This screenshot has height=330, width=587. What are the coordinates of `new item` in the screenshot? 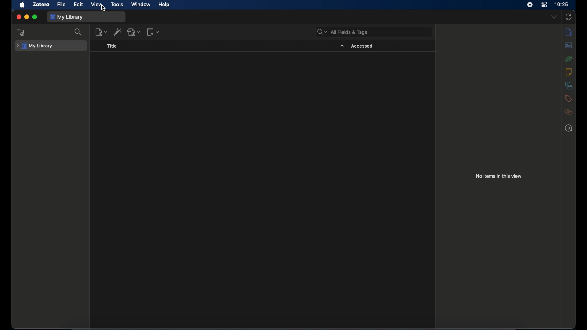 It's located at (101, 32).